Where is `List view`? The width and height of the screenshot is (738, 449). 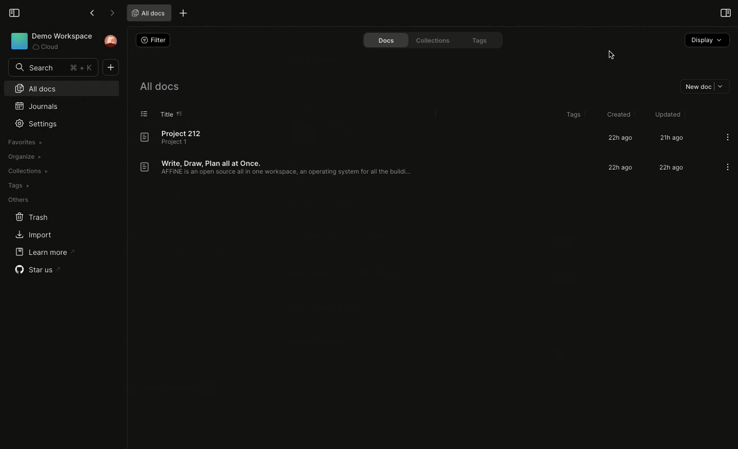 List view is located at coordinates (145, 113).